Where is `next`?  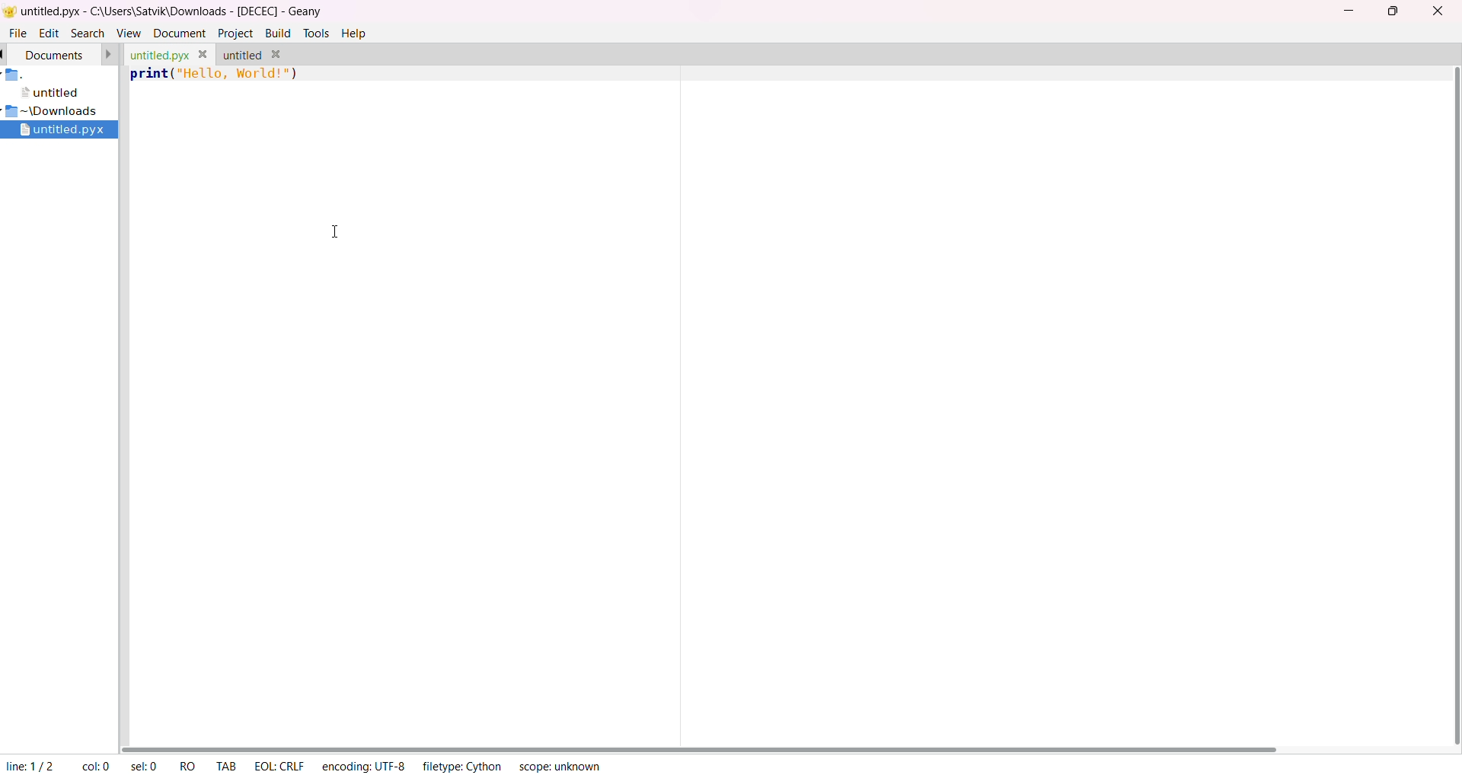 next is located at coordinates (110, 53).